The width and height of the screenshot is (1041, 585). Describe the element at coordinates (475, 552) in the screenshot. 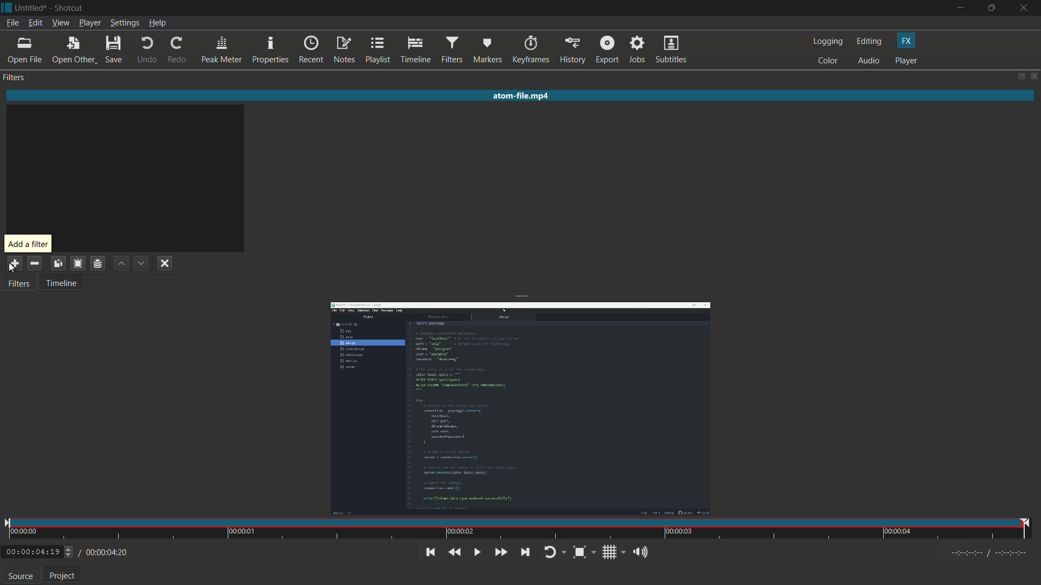

I see `toggle play` at that location.